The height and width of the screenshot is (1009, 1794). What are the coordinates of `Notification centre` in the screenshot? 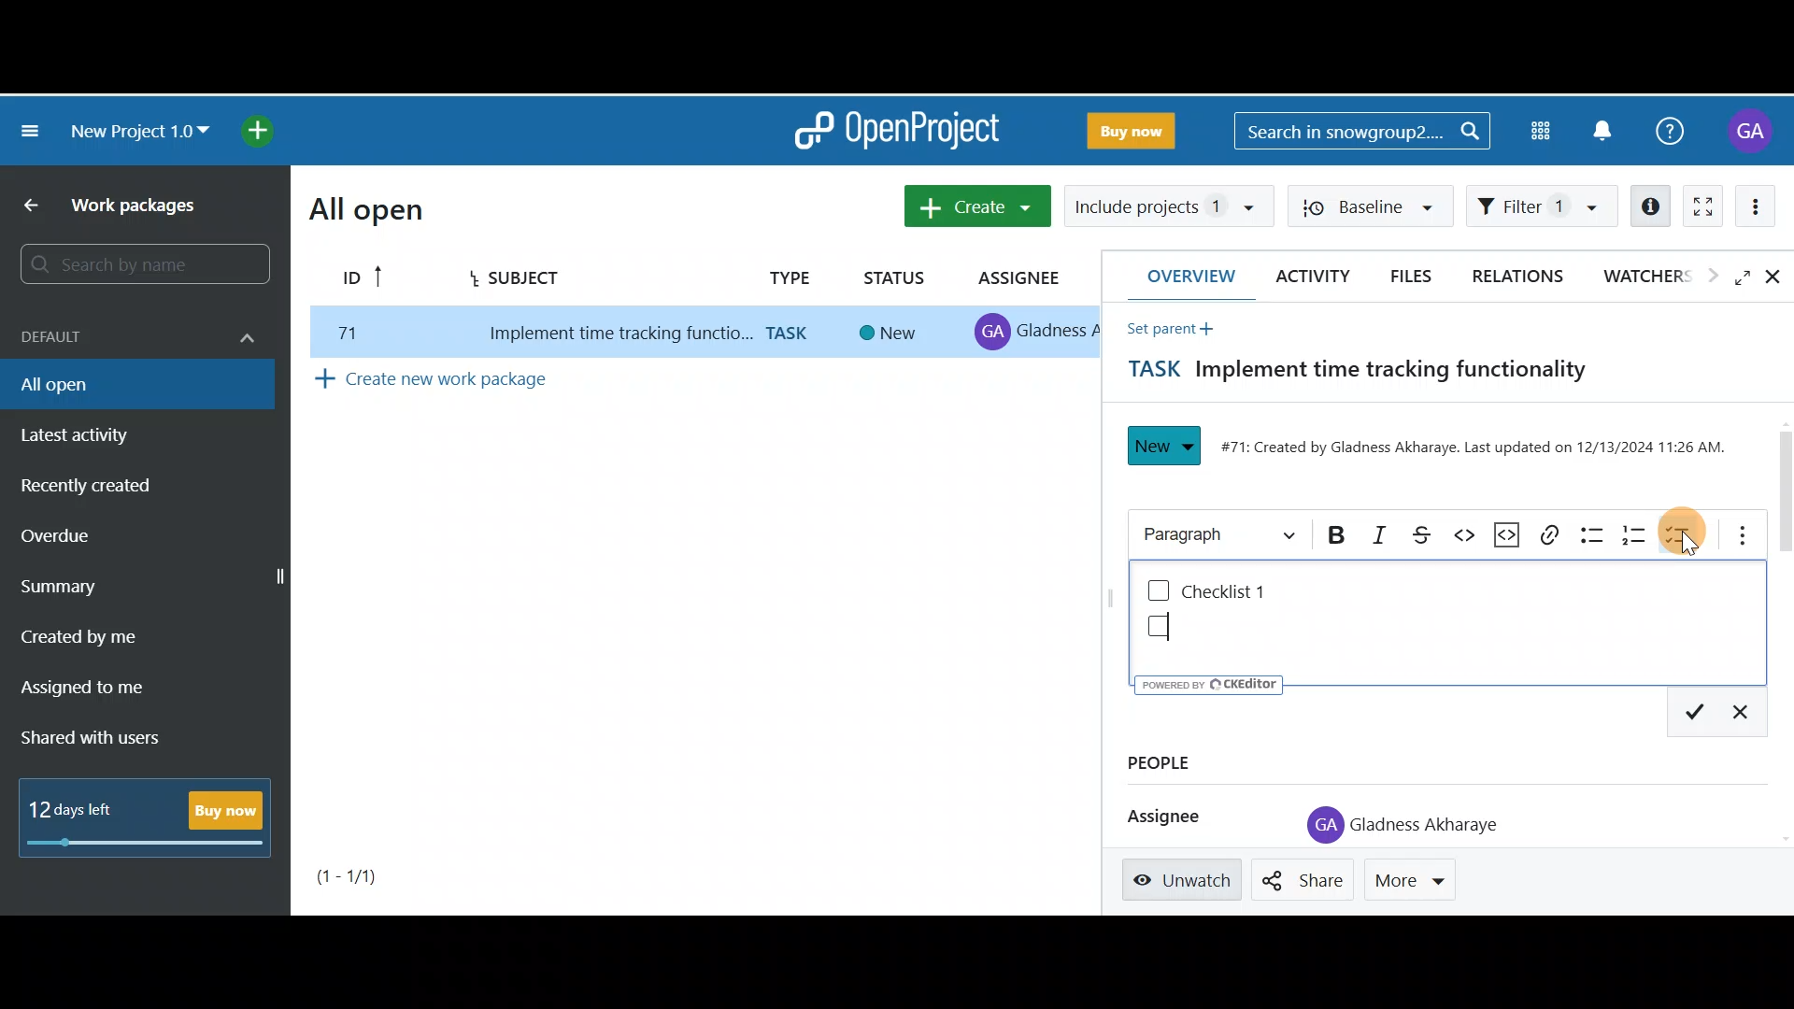 It's located at (1614, 130).